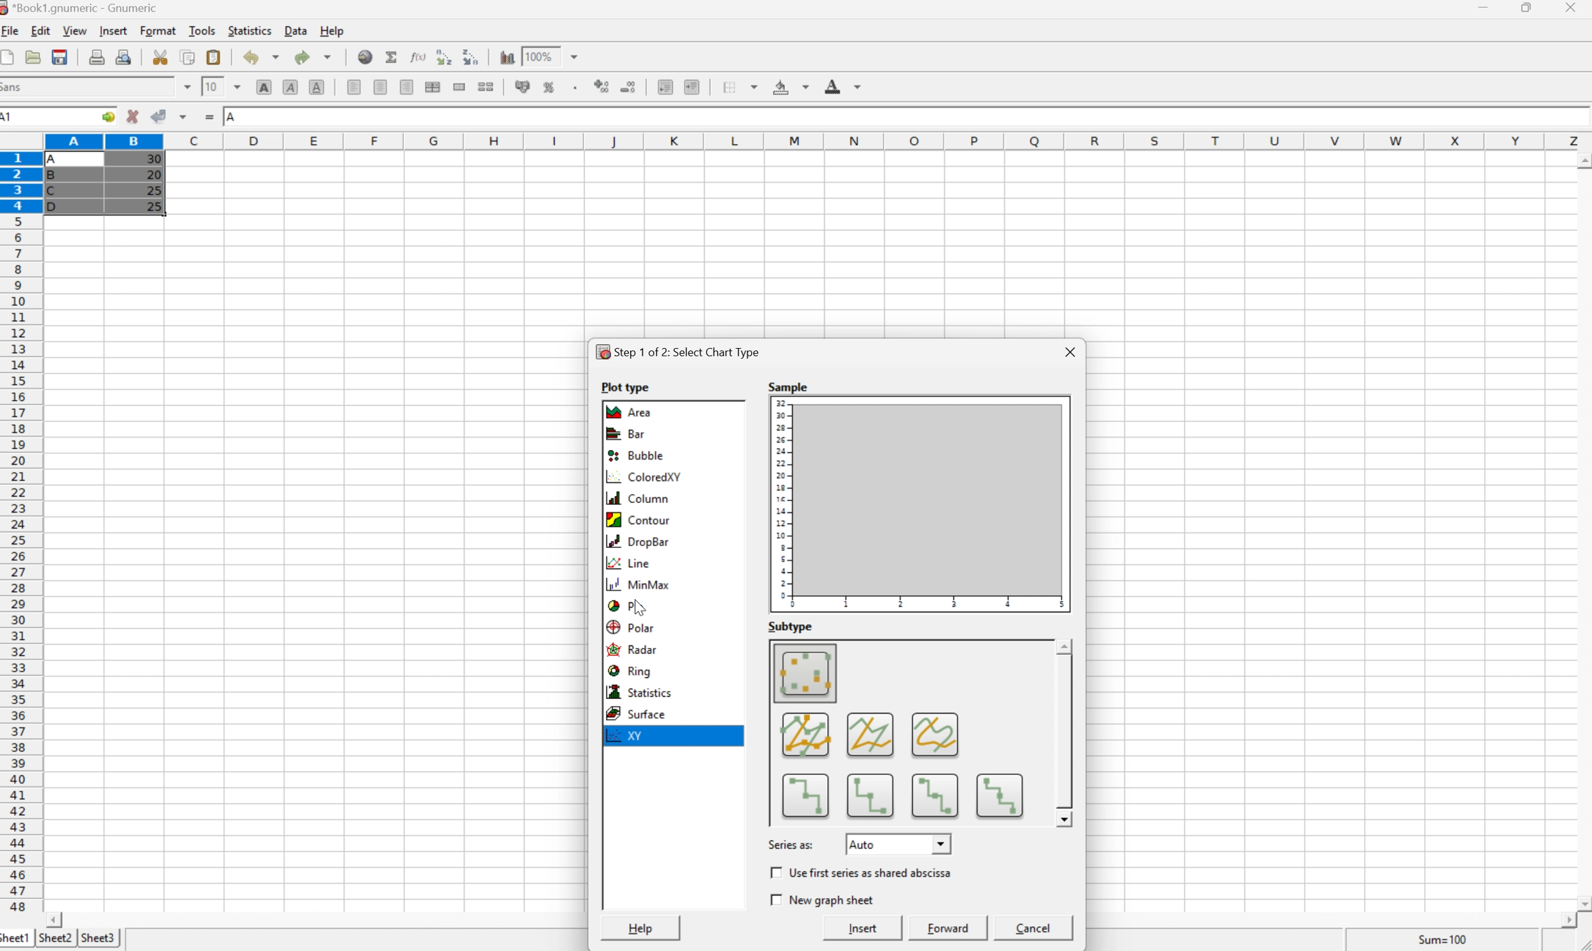 The height and width of the screenshot is (951, 1592). What do you see at coordinates (408, 87) in the screenshot?
I see `Align Right` at bounding box center [408, 87].